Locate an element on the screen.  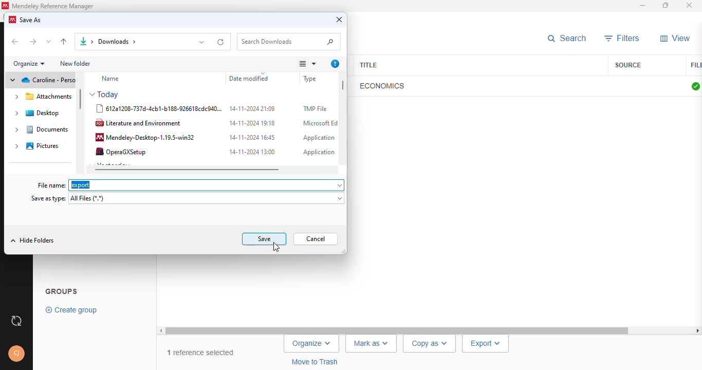
economics is located at coordinates (382, 86).